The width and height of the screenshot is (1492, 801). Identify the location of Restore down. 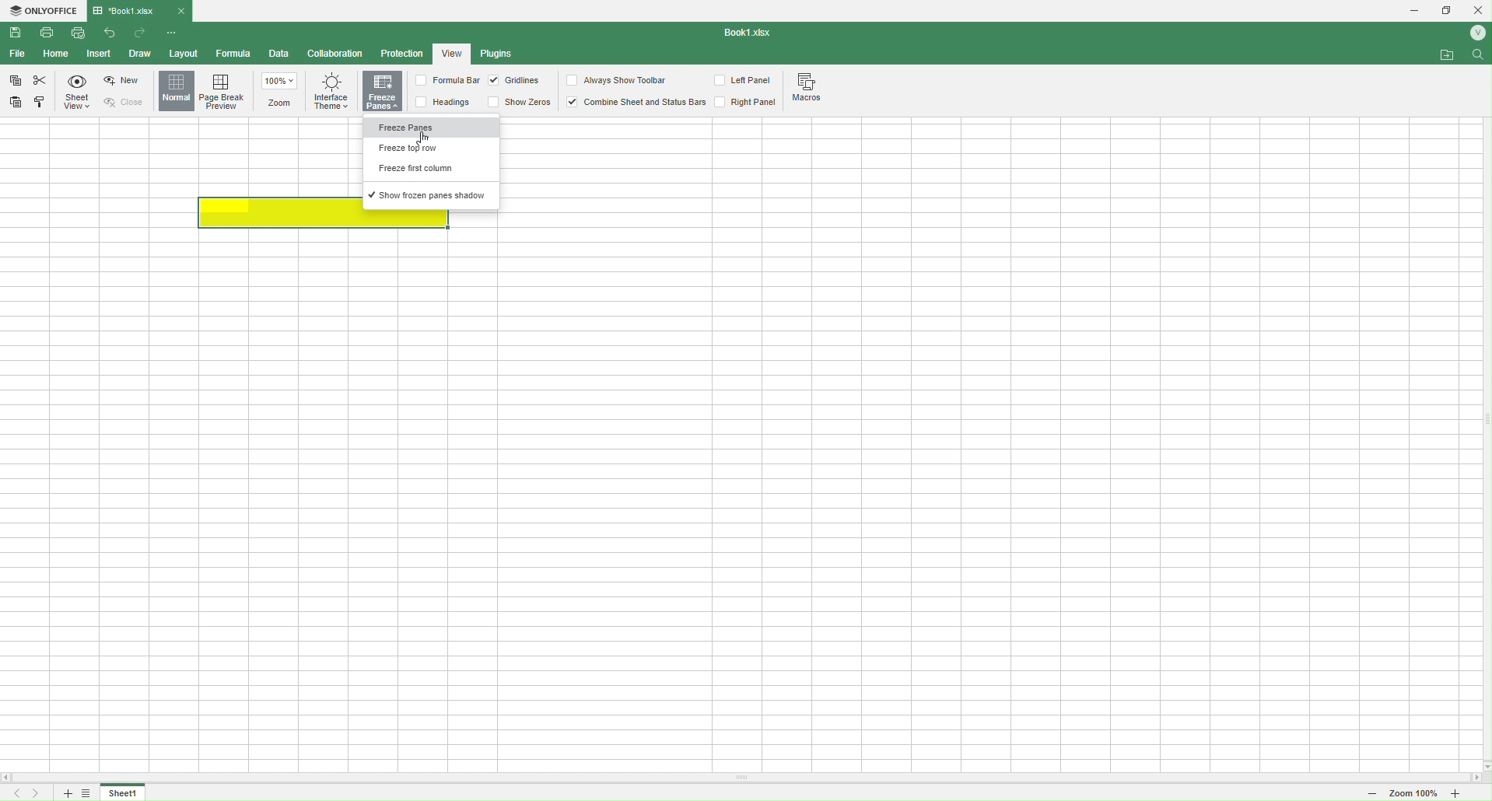
(1447, 12).